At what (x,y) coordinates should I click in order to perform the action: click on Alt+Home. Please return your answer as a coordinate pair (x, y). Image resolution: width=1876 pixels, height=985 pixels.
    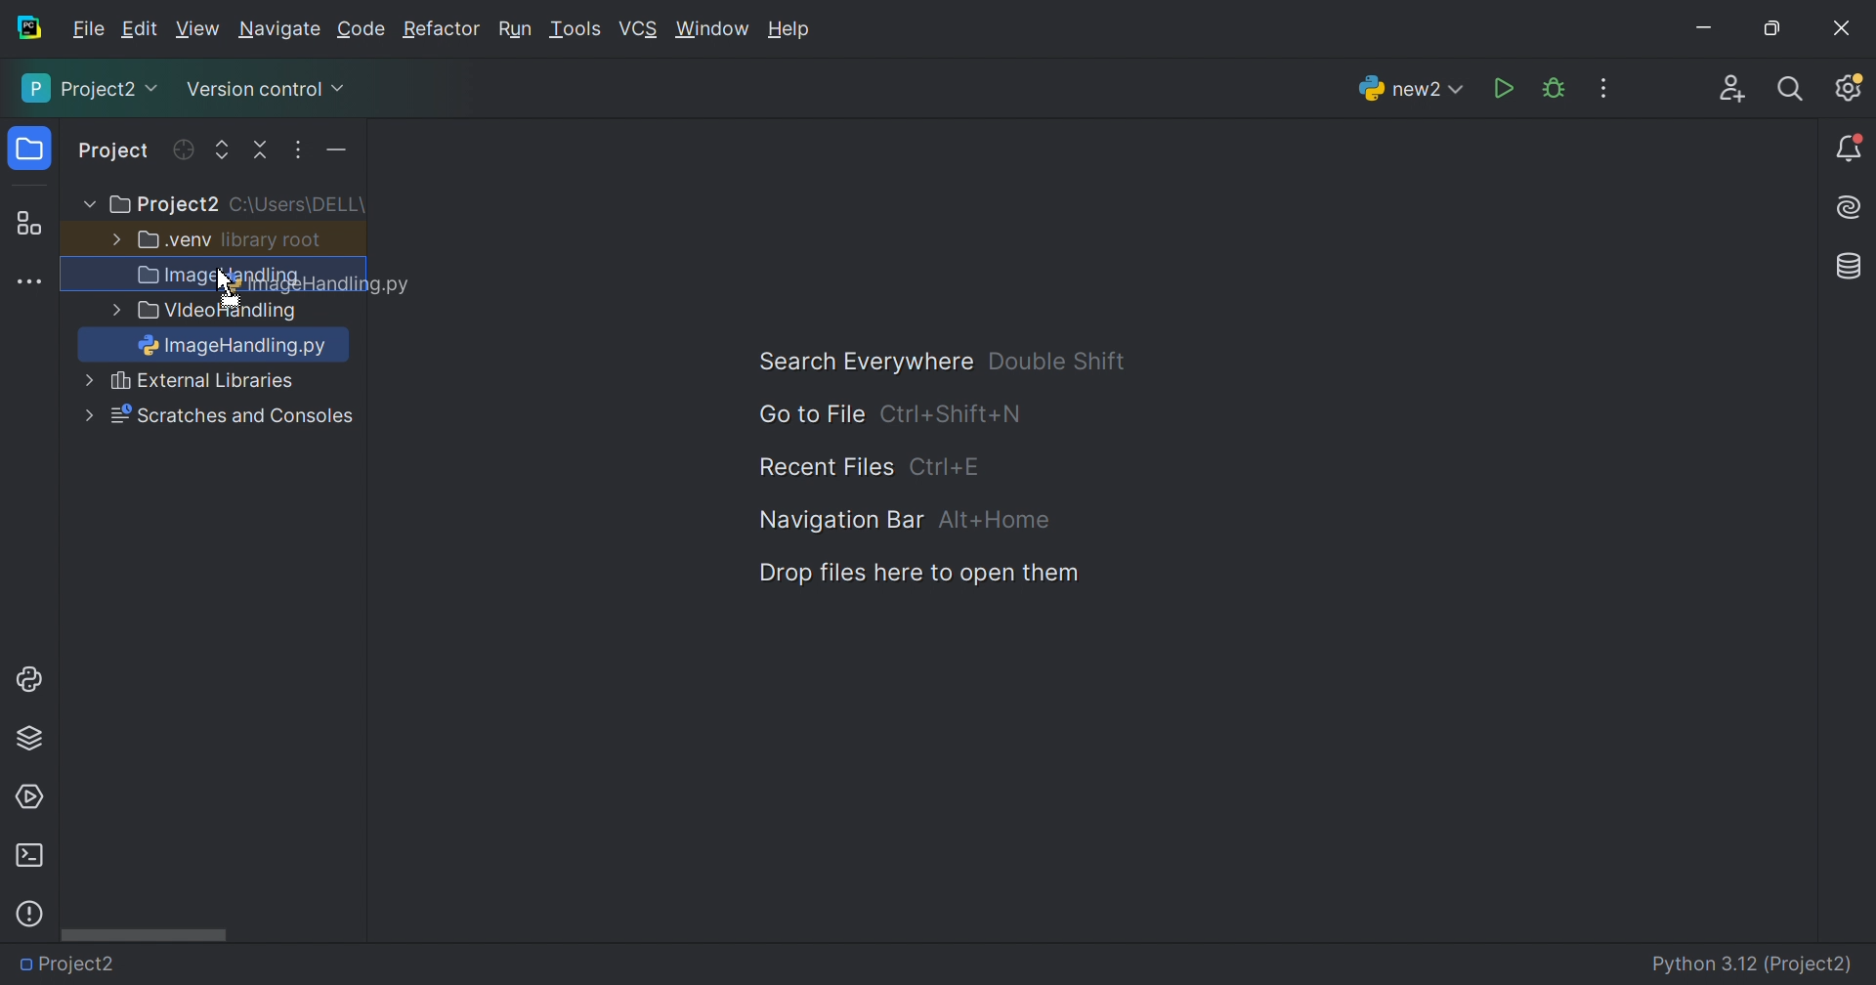
    Looking at the image, I should click on (998, 521).